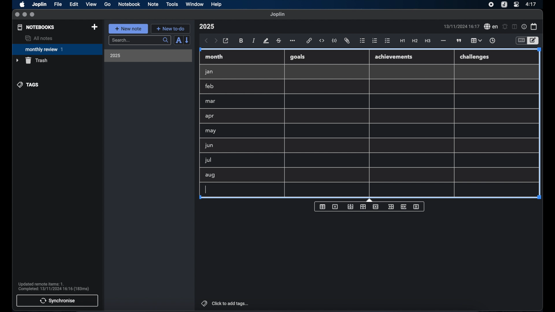 This screenshot has width=555, height=312. Describe the element at coordinates (208, 145) in the screenshot. I see `jun` at that location.